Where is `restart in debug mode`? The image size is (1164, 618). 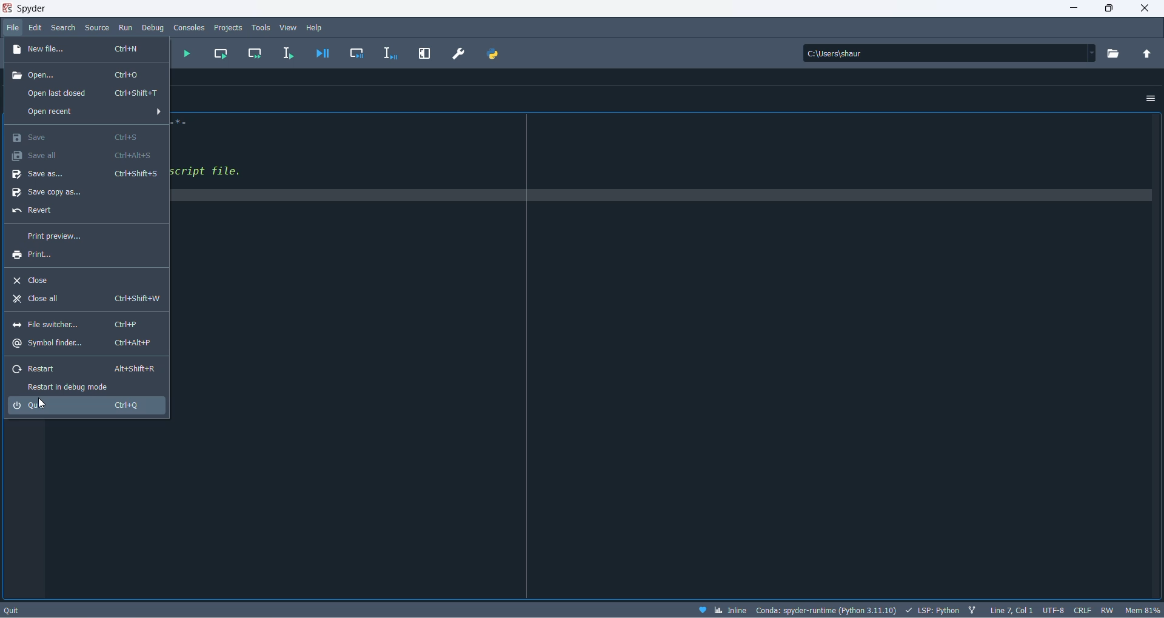
restart in debug mode is located at coordinates (83, 388).